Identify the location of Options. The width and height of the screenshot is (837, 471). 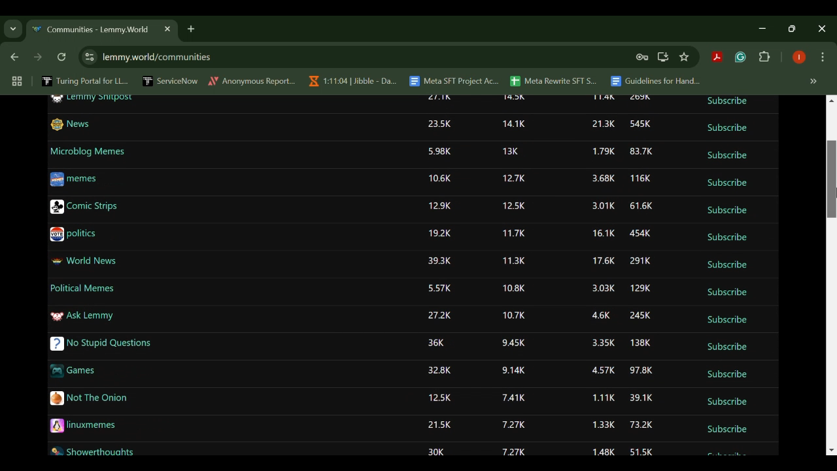
(823, 58).